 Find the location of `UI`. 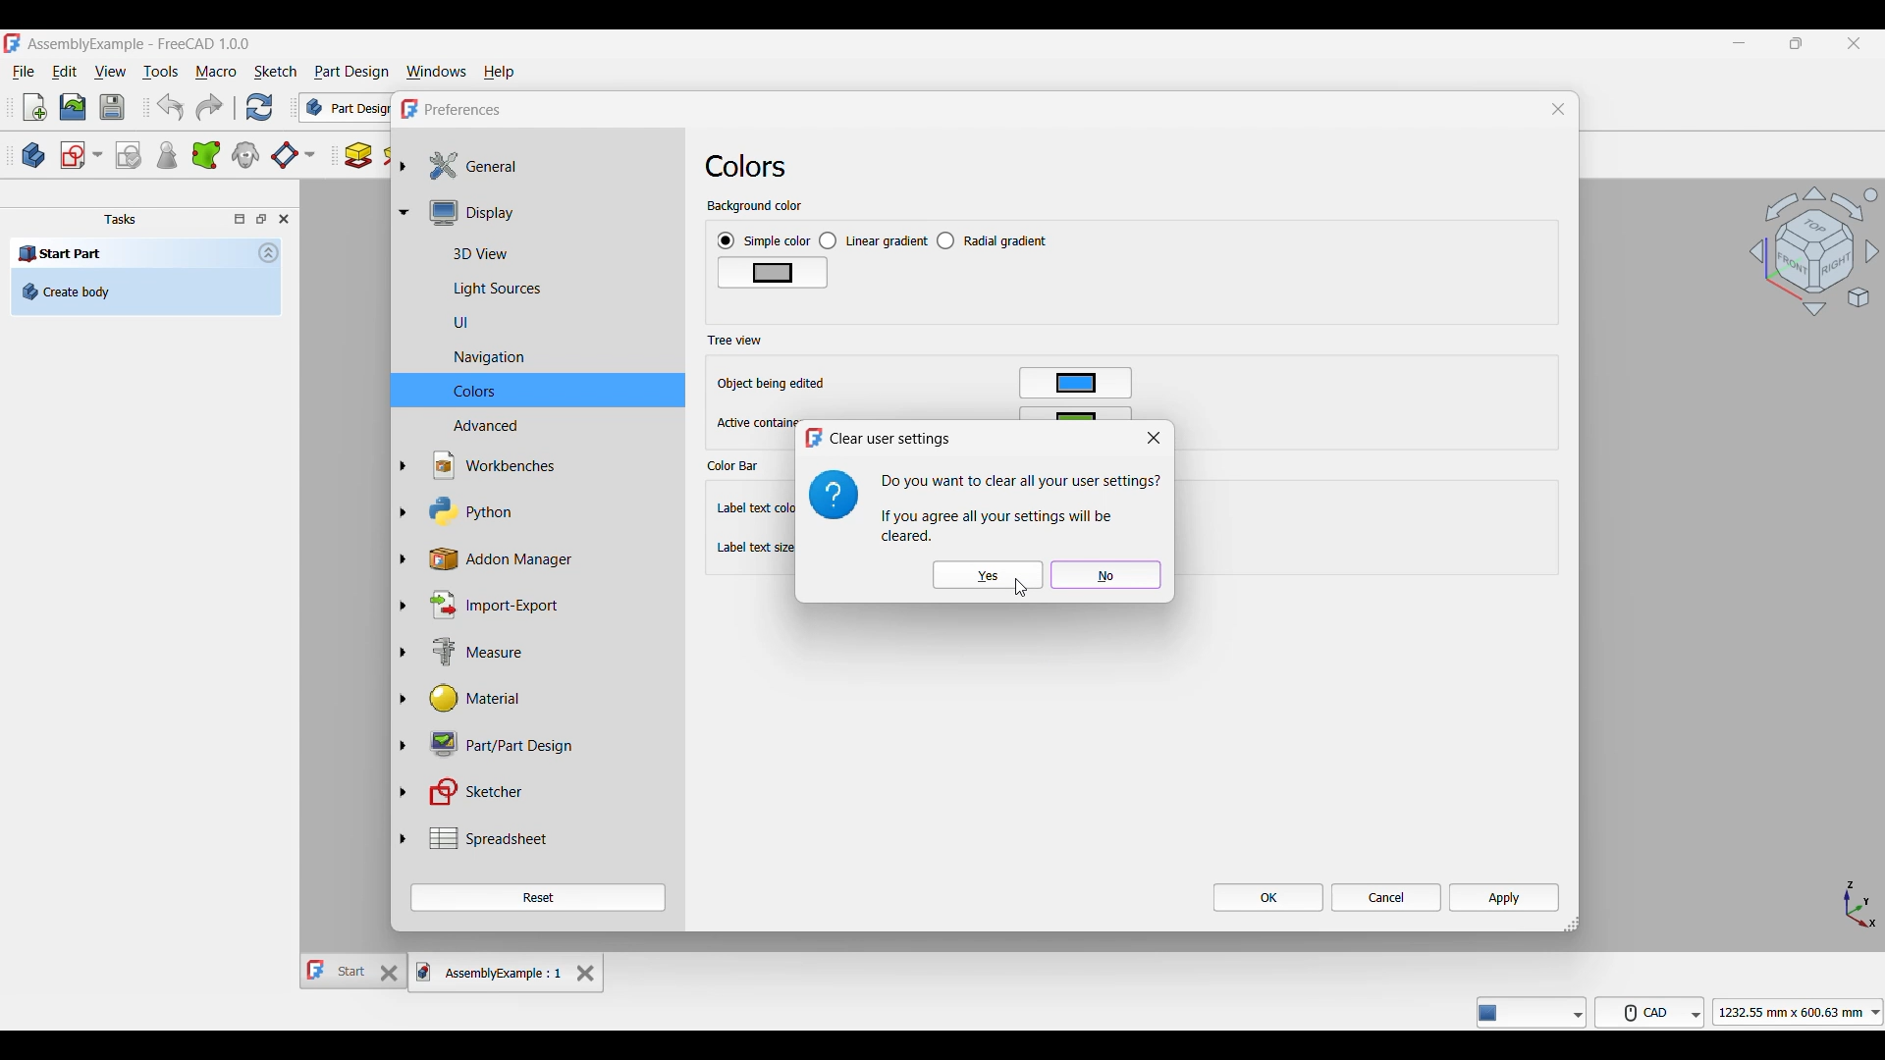

UI is located at coordinates (438, 323).